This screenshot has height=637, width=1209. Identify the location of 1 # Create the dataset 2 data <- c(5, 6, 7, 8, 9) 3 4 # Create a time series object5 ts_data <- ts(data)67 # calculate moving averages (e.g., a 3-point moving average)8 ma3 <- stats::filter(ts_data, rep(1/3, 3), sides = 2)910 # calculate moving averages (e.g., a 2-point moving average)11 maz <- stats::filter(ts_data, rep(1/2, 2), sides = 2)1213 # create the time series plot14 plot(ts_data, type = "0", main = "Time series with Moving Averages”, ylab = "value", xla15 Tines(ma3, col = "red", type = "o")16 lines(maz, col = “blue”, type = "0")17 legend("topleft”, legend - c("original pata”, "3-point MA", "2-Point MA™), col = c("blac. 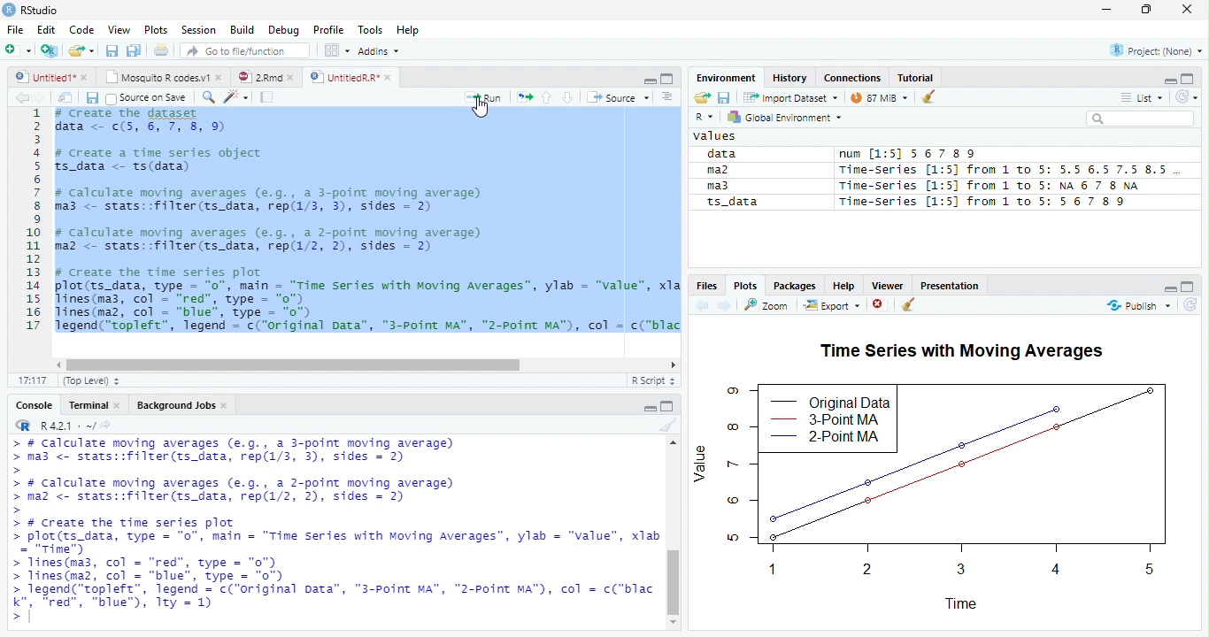
(350, 220).